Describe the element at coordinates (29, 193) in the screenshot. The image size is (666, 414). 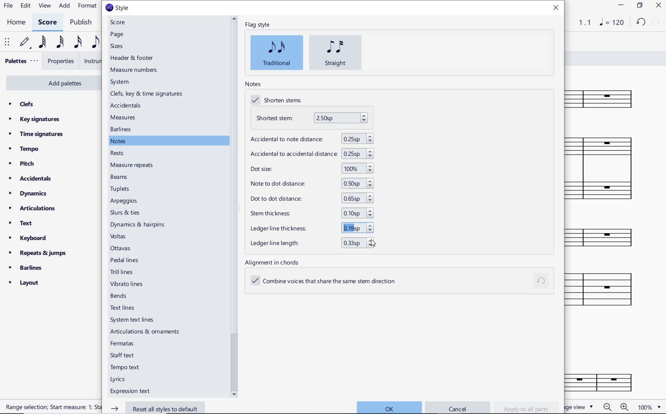
I see `dynamics` at that location.